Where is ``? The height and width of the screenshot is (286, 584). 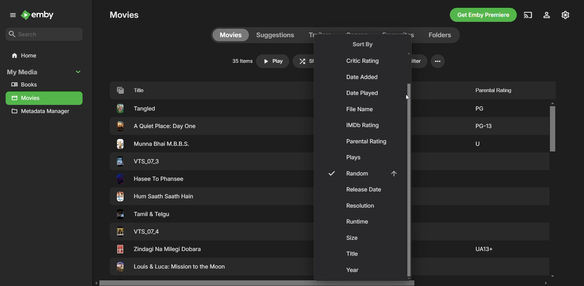  is located at coordinates (154, 144).